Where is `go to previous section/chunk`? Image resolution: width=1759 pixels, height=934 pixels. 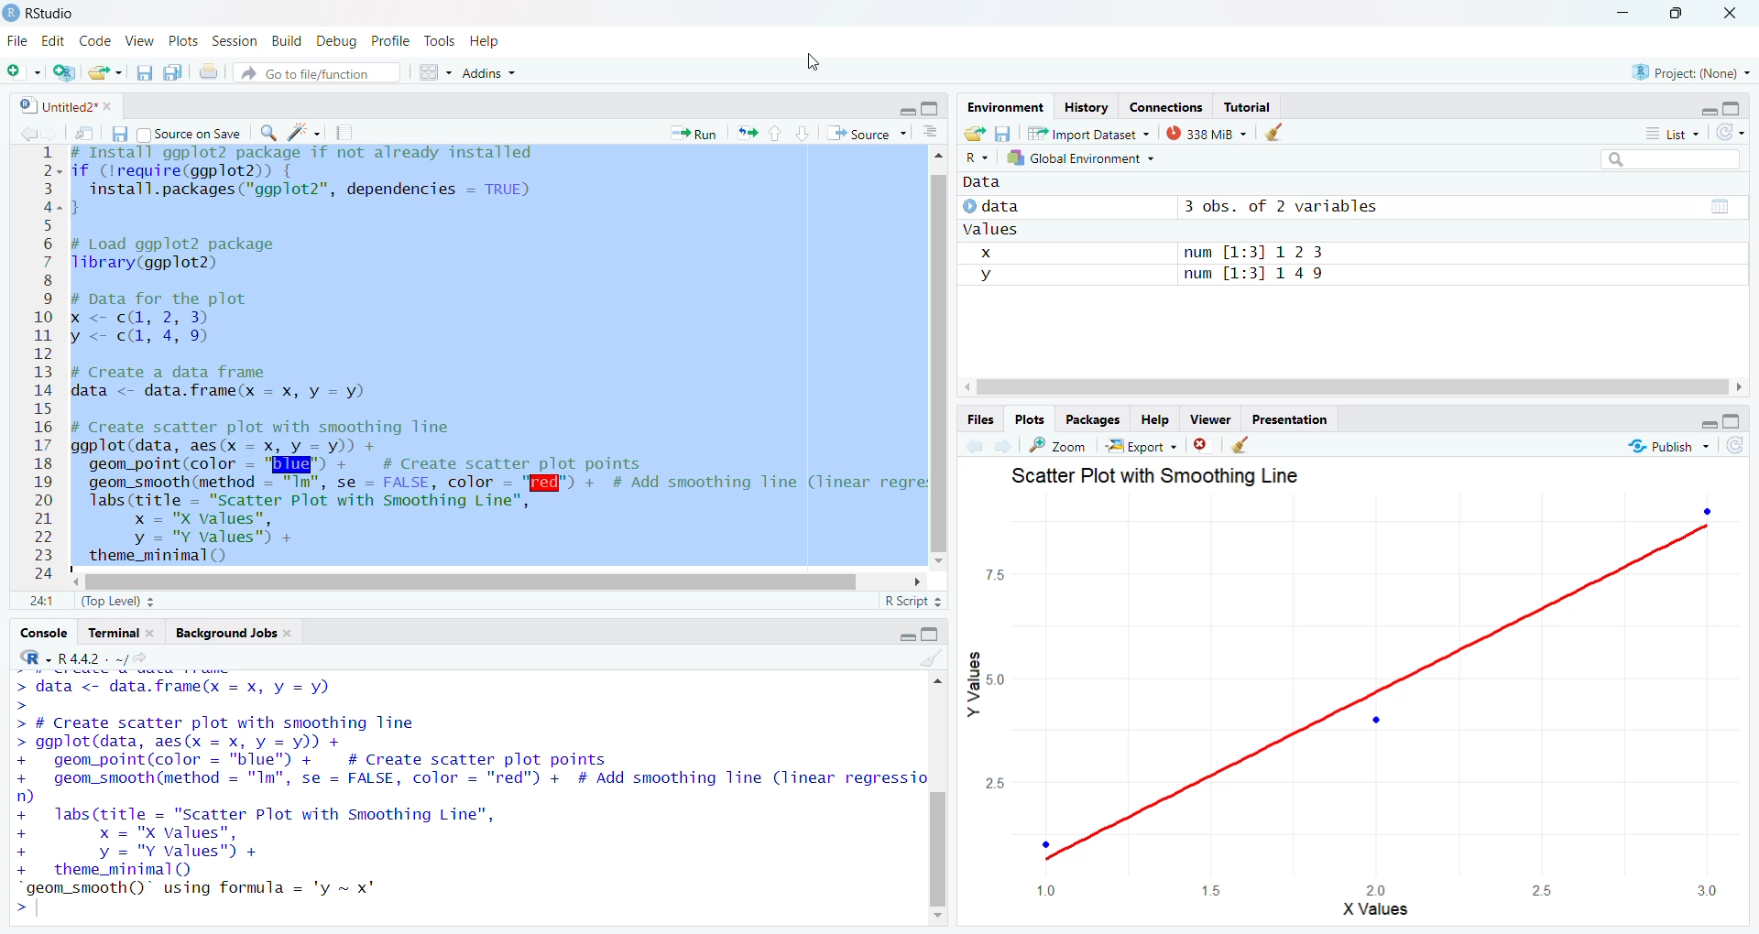
go to previous section/chunk is located at coordinates (774, 135).